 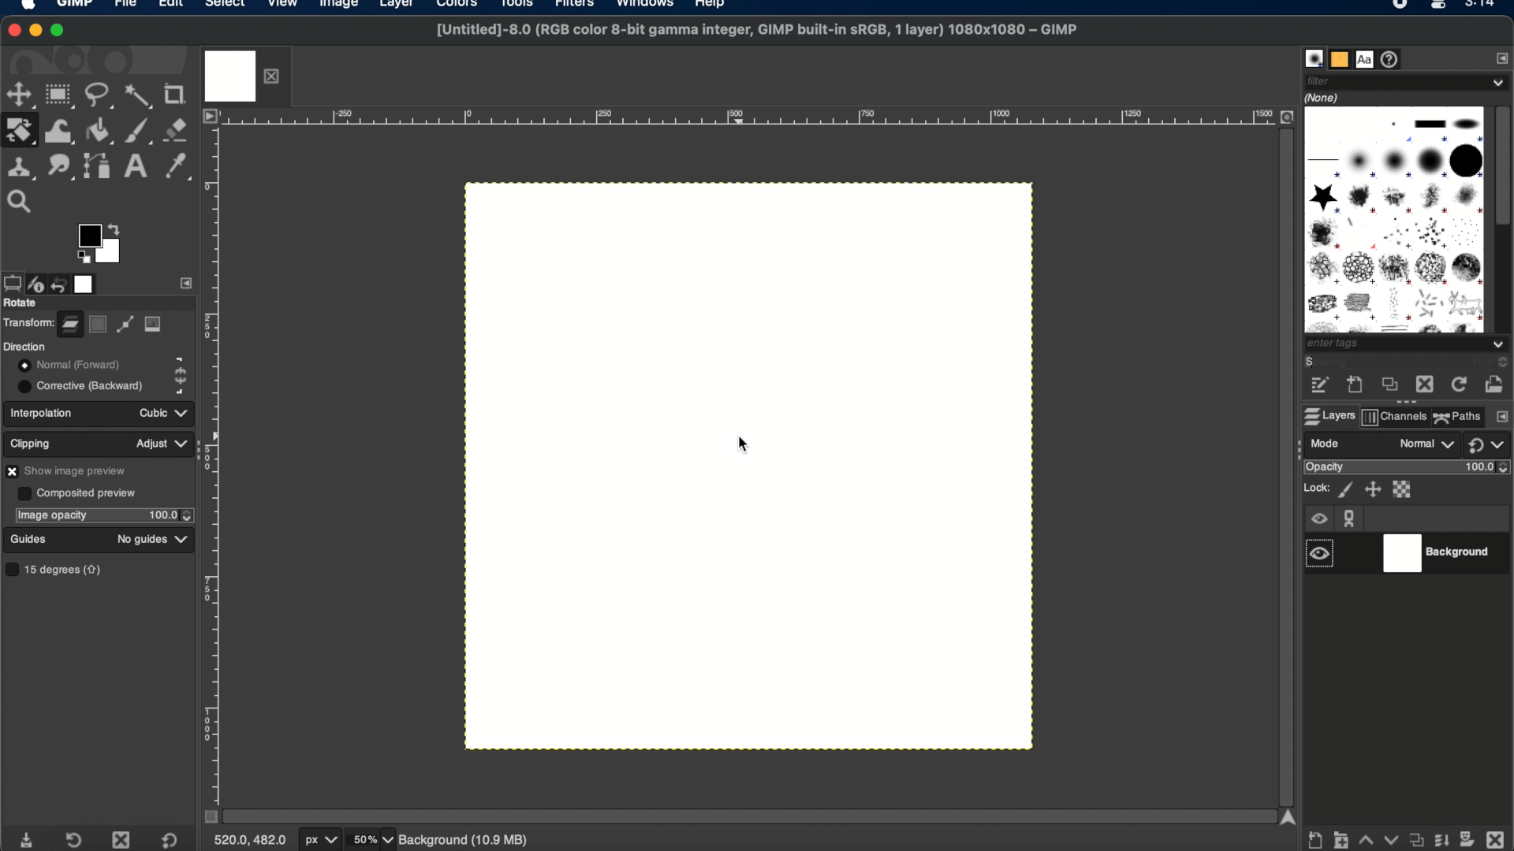 What do you see at coordinates (1286, 117) in the screenshot?
I see `zoom image when window size changes` at bounding box center [1286, 117].